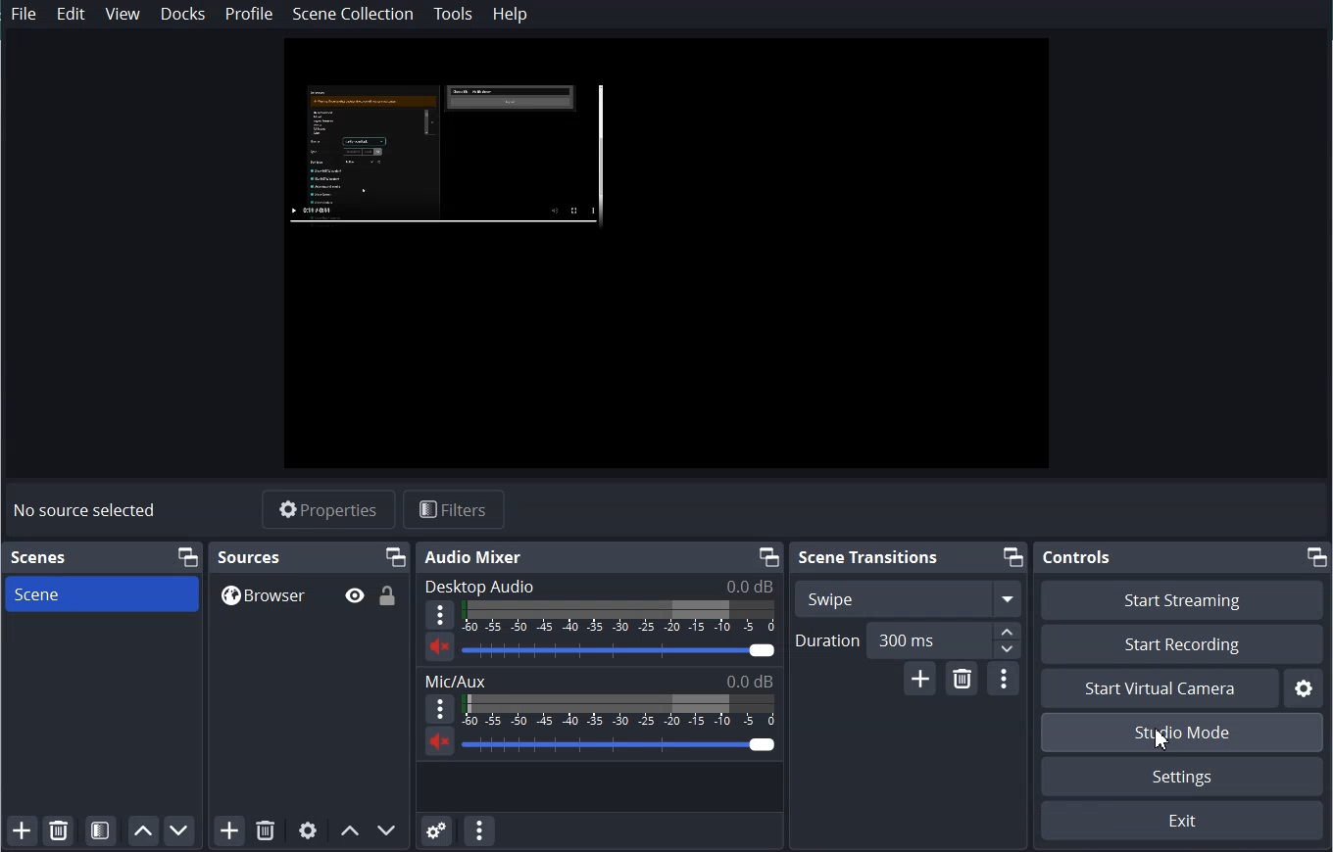 This screenshot has height=852, width=1333. Describe the element at coordinates (909, 598) in the screenshot. I see `Swipe` at that location.